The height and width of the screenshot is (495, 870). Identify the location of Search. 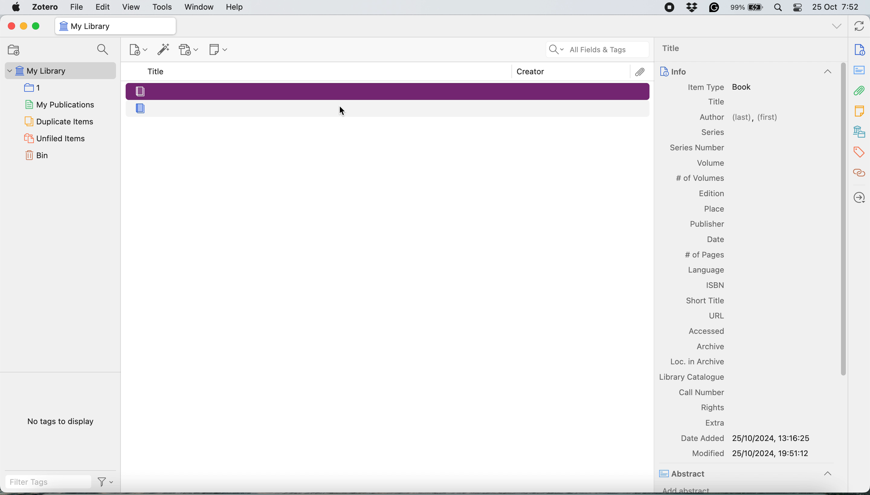
(104, 50).